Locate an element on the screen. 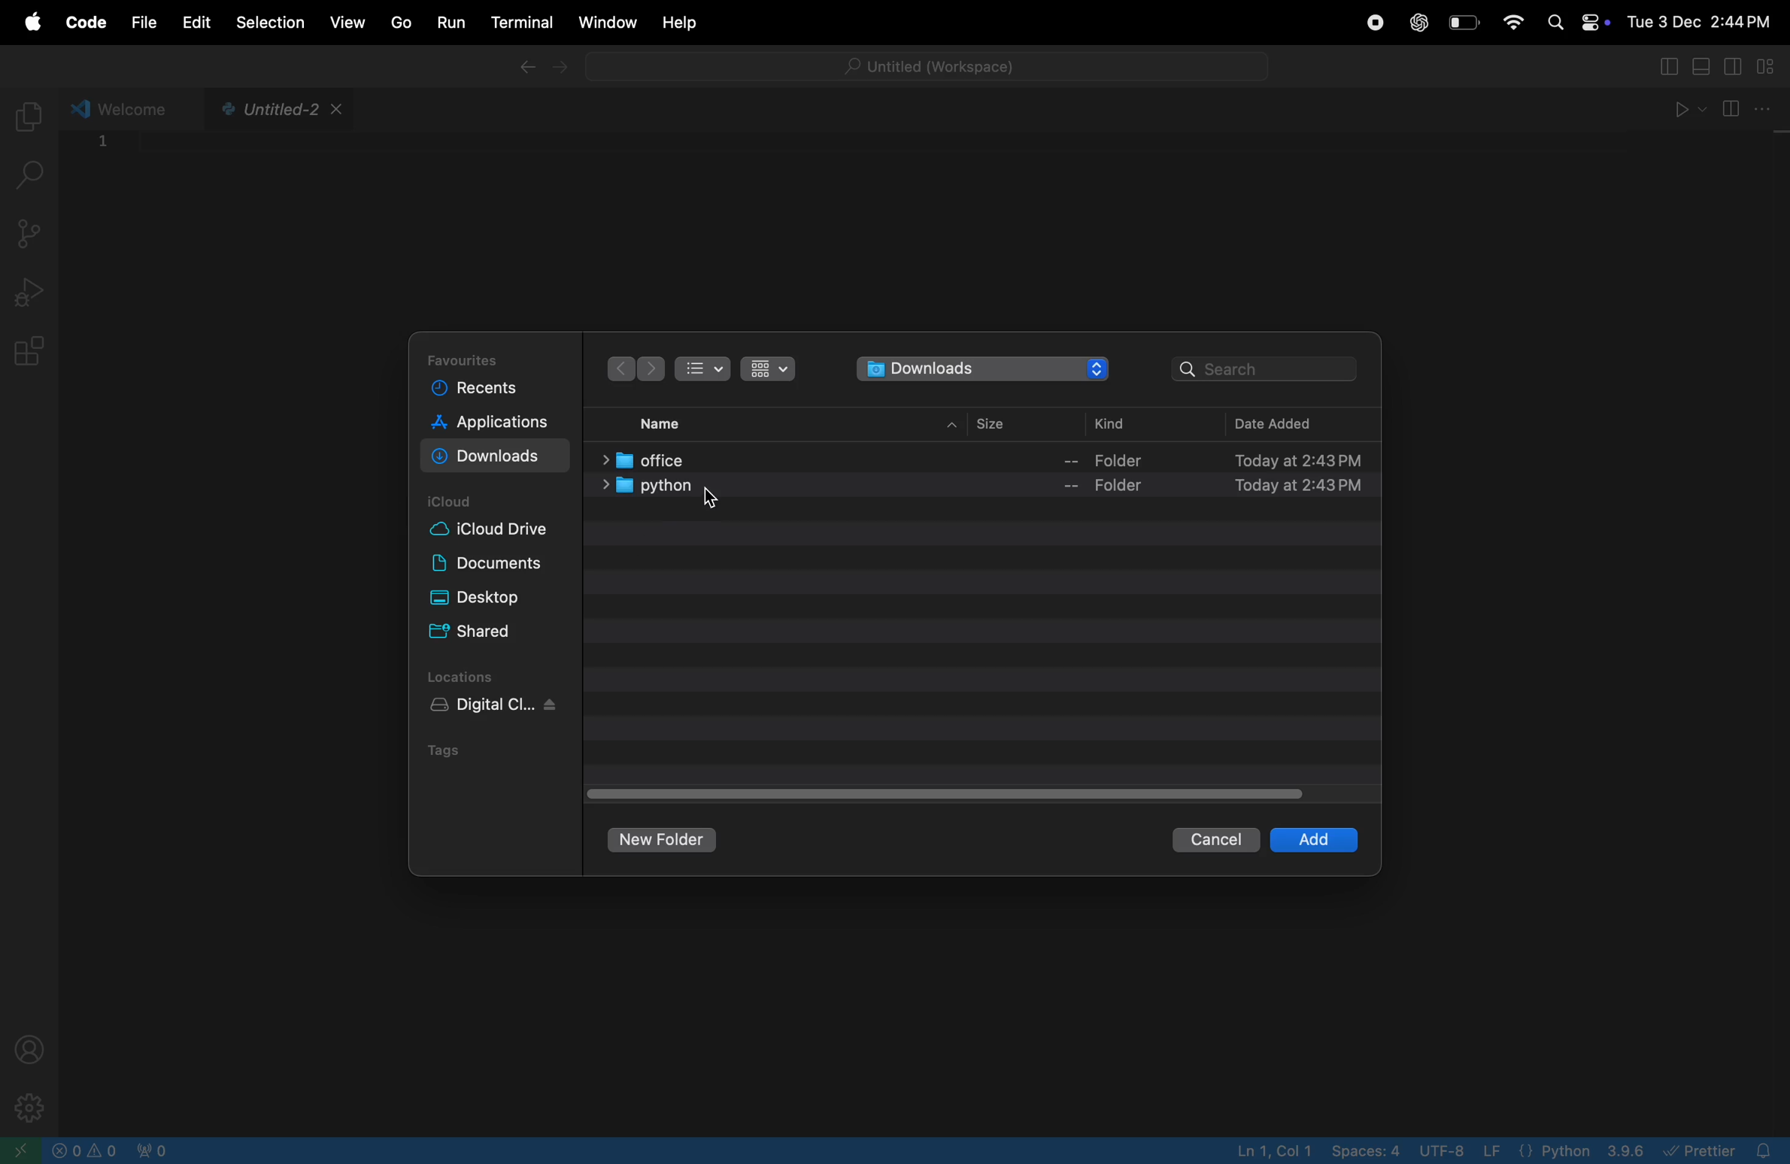 This screenshot has width=1790, height=1164. source control is located at coordinates (32, 232).